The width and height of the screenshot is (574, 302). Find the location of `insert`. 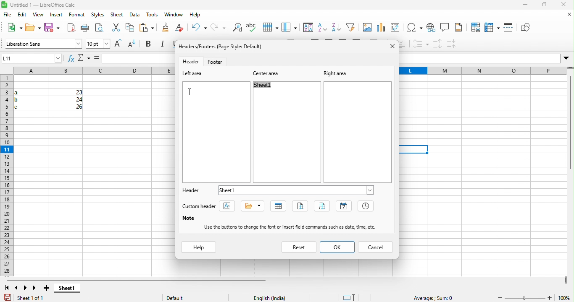

insert is located at coordinates (55, 16).